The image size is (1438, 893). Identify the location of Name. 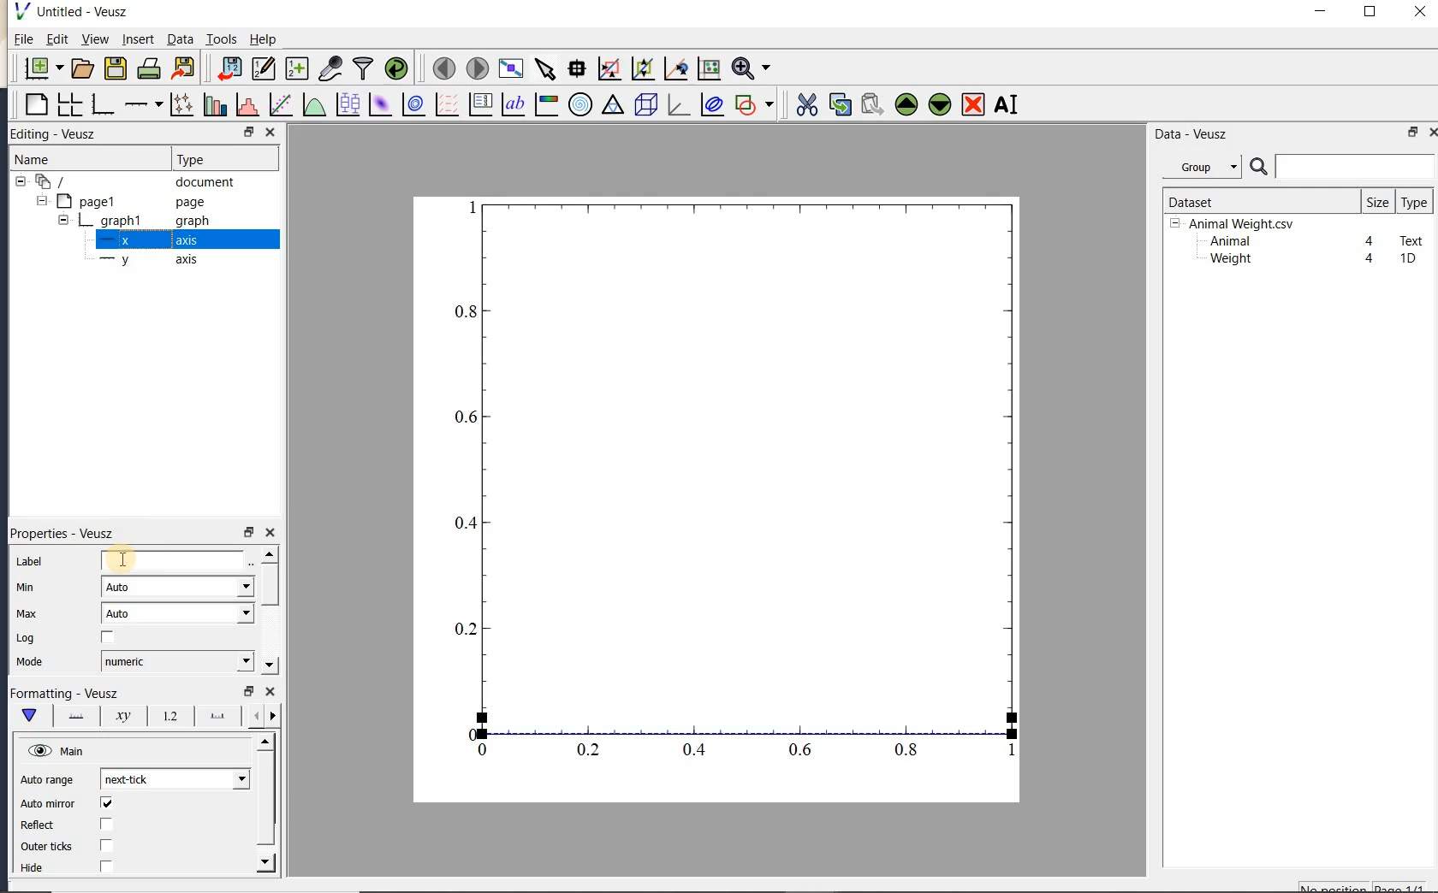
(51, 159).